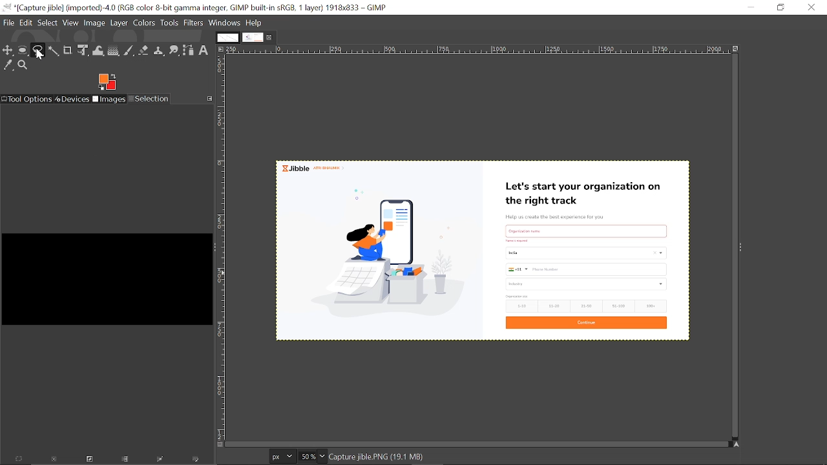 The height and width of the screenshot is (465, 827). I want to click on Select everything, so click(19, 460).